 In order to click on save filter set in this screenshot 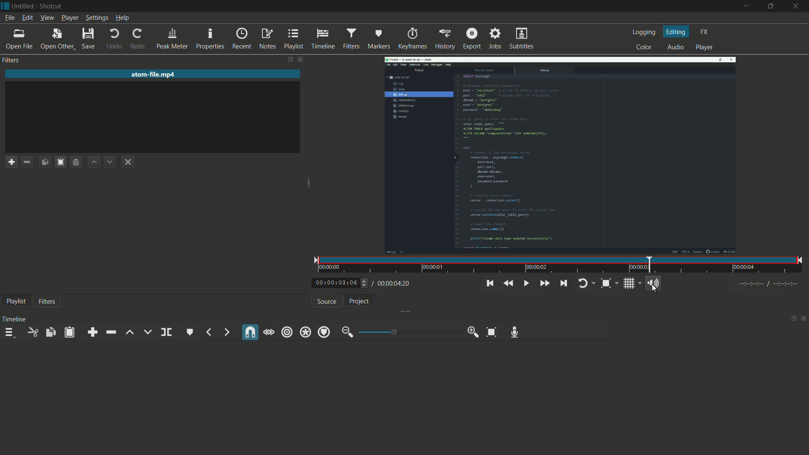, I will do `click(76, 162)`.